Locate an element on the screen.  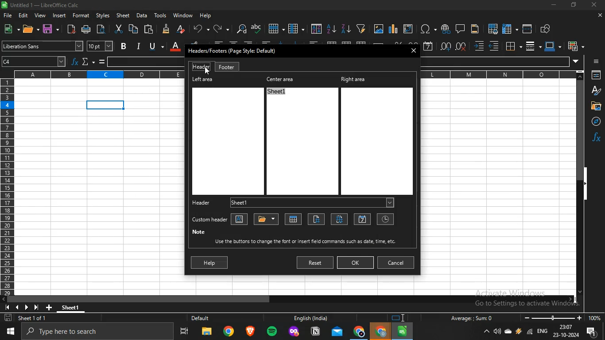
undo is located at coordinates (199, 28).